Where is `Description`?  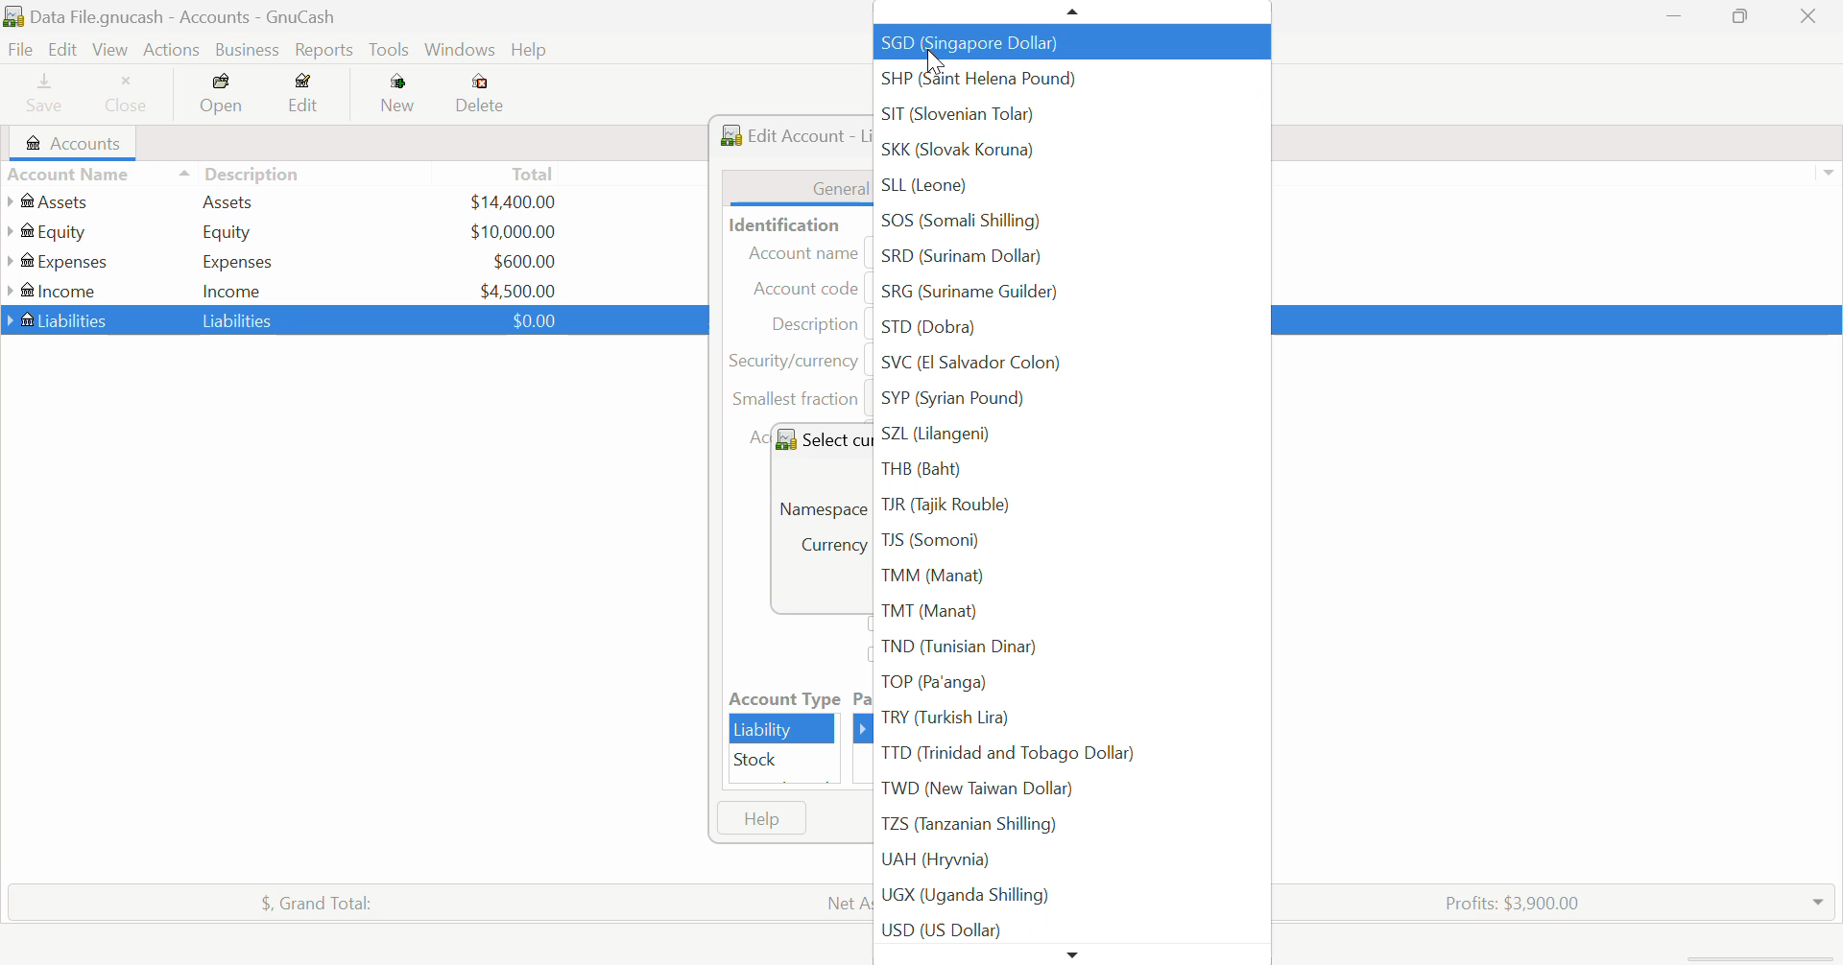
Description is located at coordinates (813, 323).